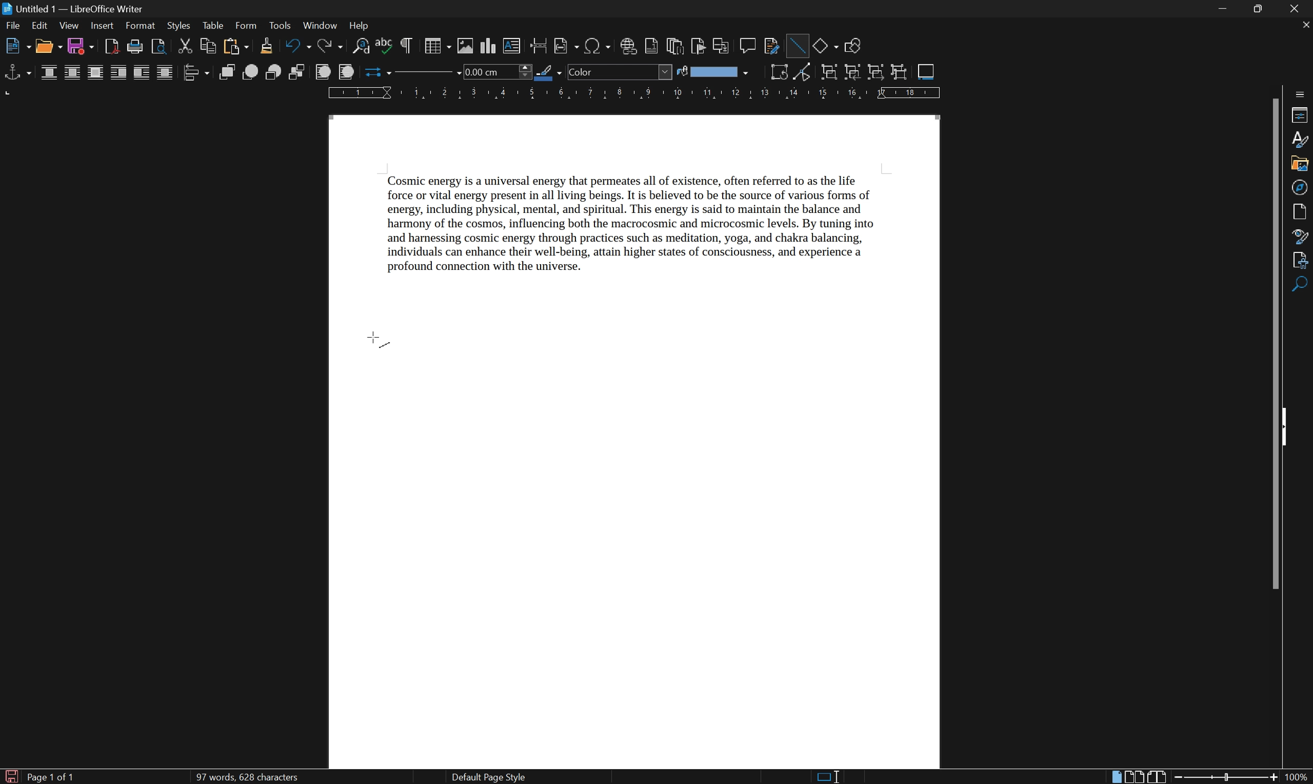 The height and width of the screenshot is (784, 1313). Describe the element at coordinates (142, 73) in the screenshot. I see `after` at that location.